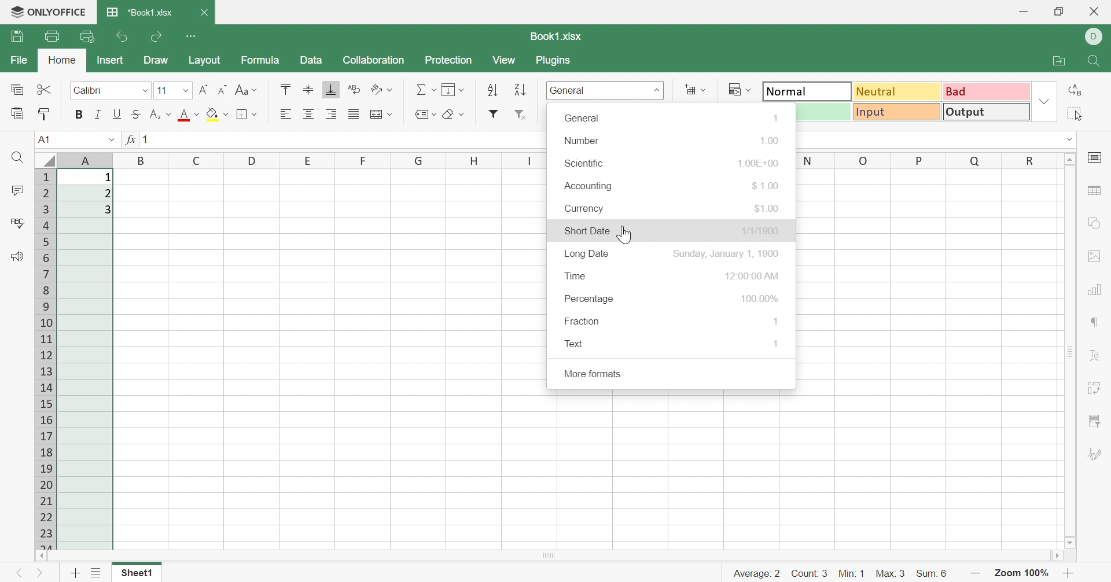 This screenshot has height=582, width=1111. I want to click on Data, so click(311, 60).